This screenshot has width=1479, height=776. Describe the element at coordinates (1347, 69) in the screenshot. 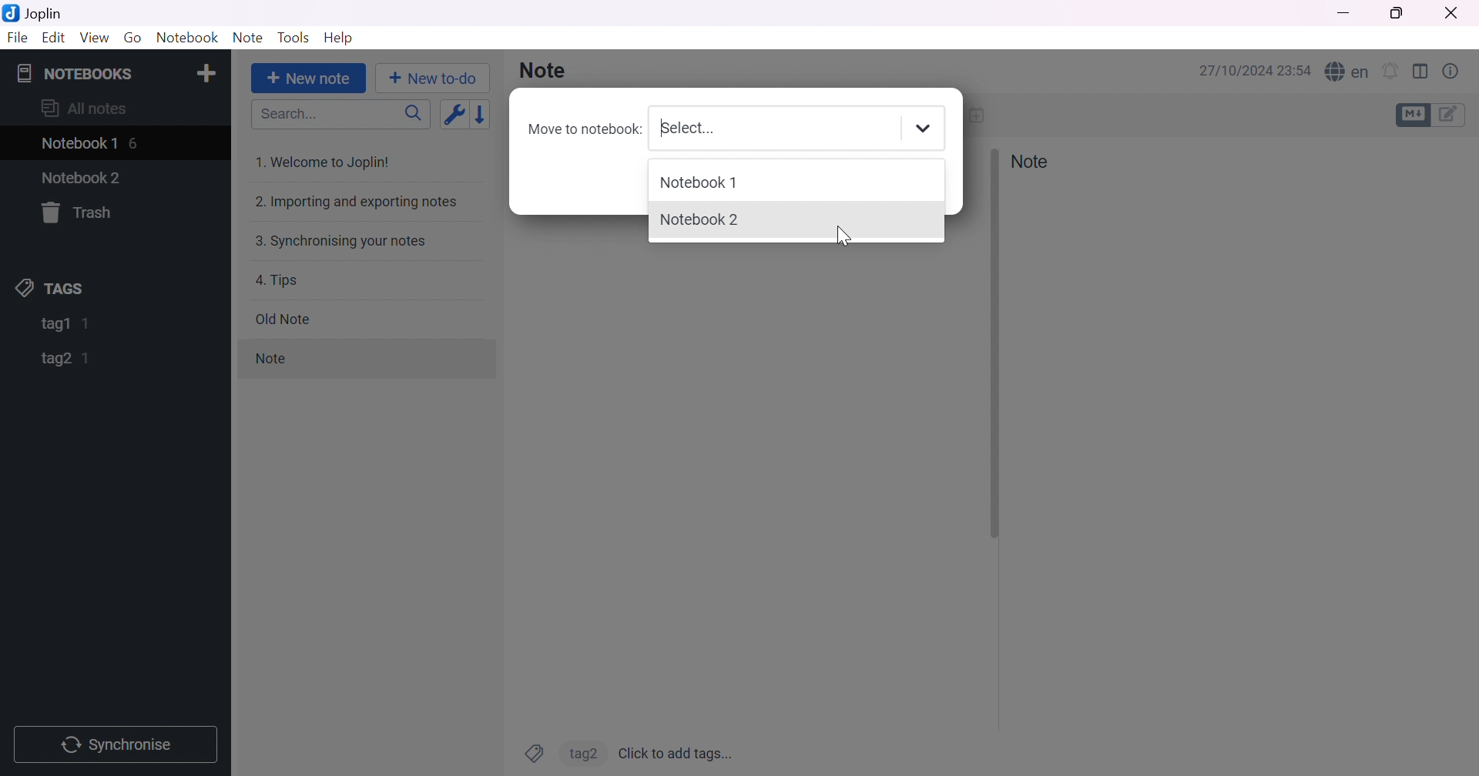

I see `Spell checker` at that location.